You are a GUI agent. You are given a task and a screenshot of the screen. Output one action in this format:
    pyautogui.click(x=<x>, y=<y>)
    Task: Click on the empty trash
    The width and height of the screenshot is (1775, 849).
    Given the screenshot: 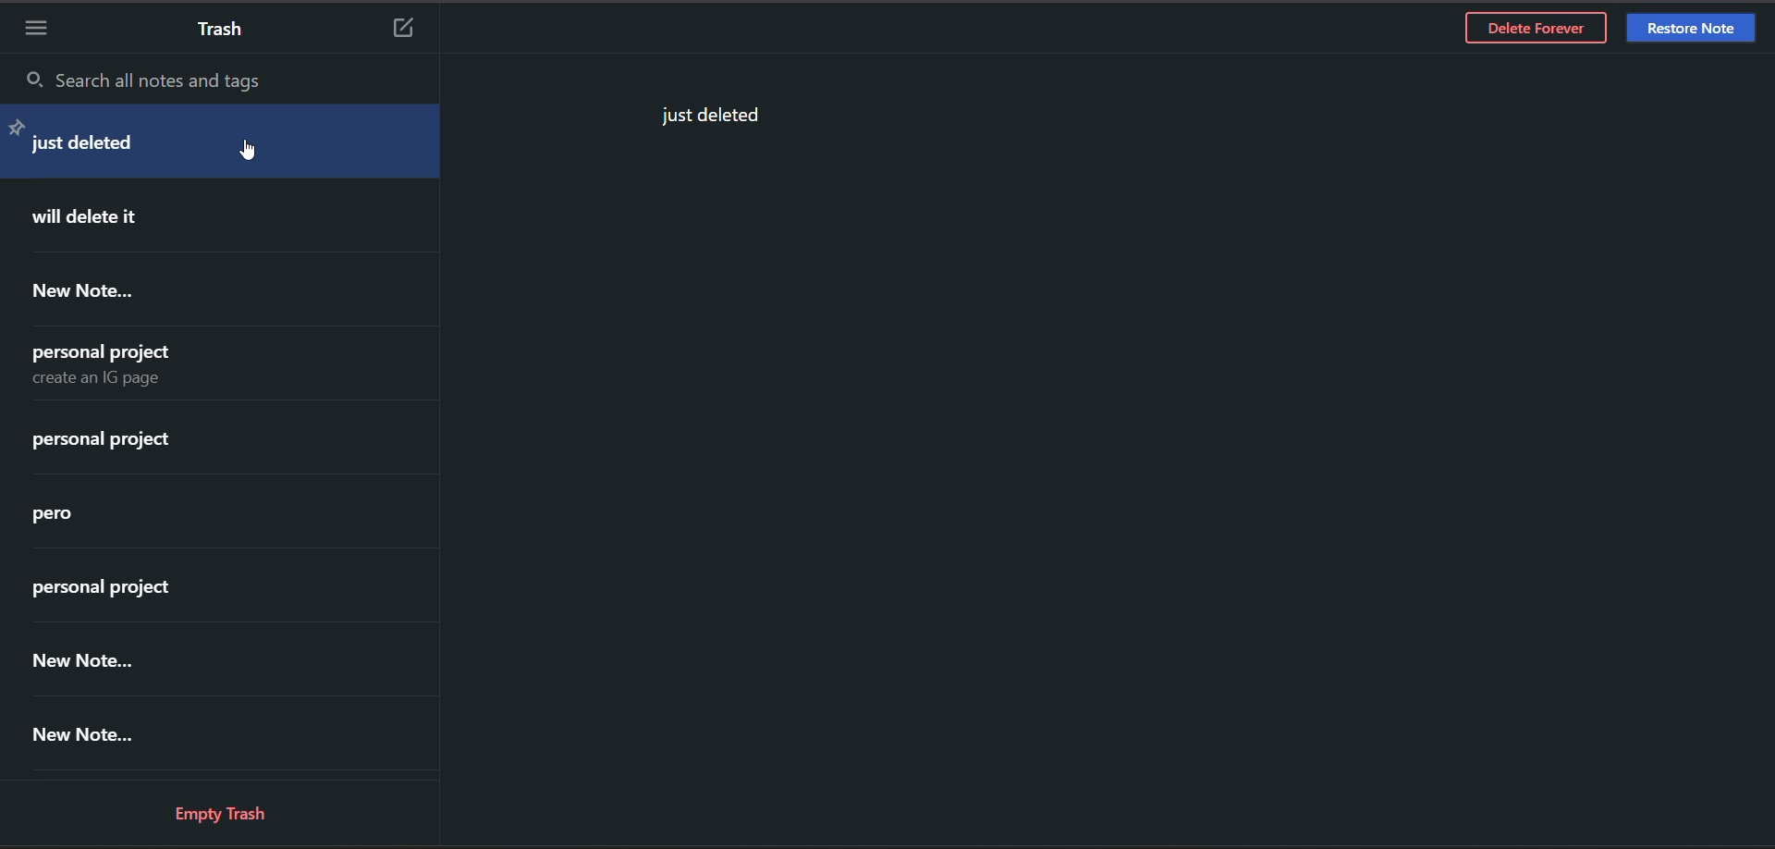 What is the action you would take?
    pyautogui.click(x=230, y=811)
    